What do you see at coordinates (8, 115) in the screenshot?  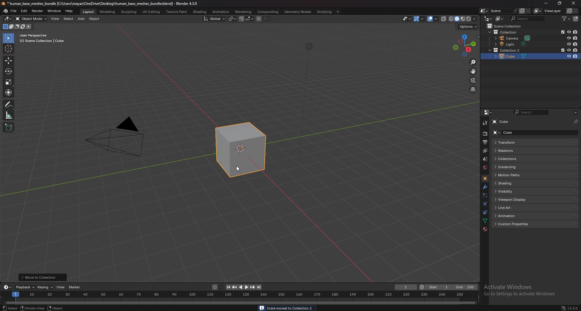 I see `measure` at bounding box center [8, 115].